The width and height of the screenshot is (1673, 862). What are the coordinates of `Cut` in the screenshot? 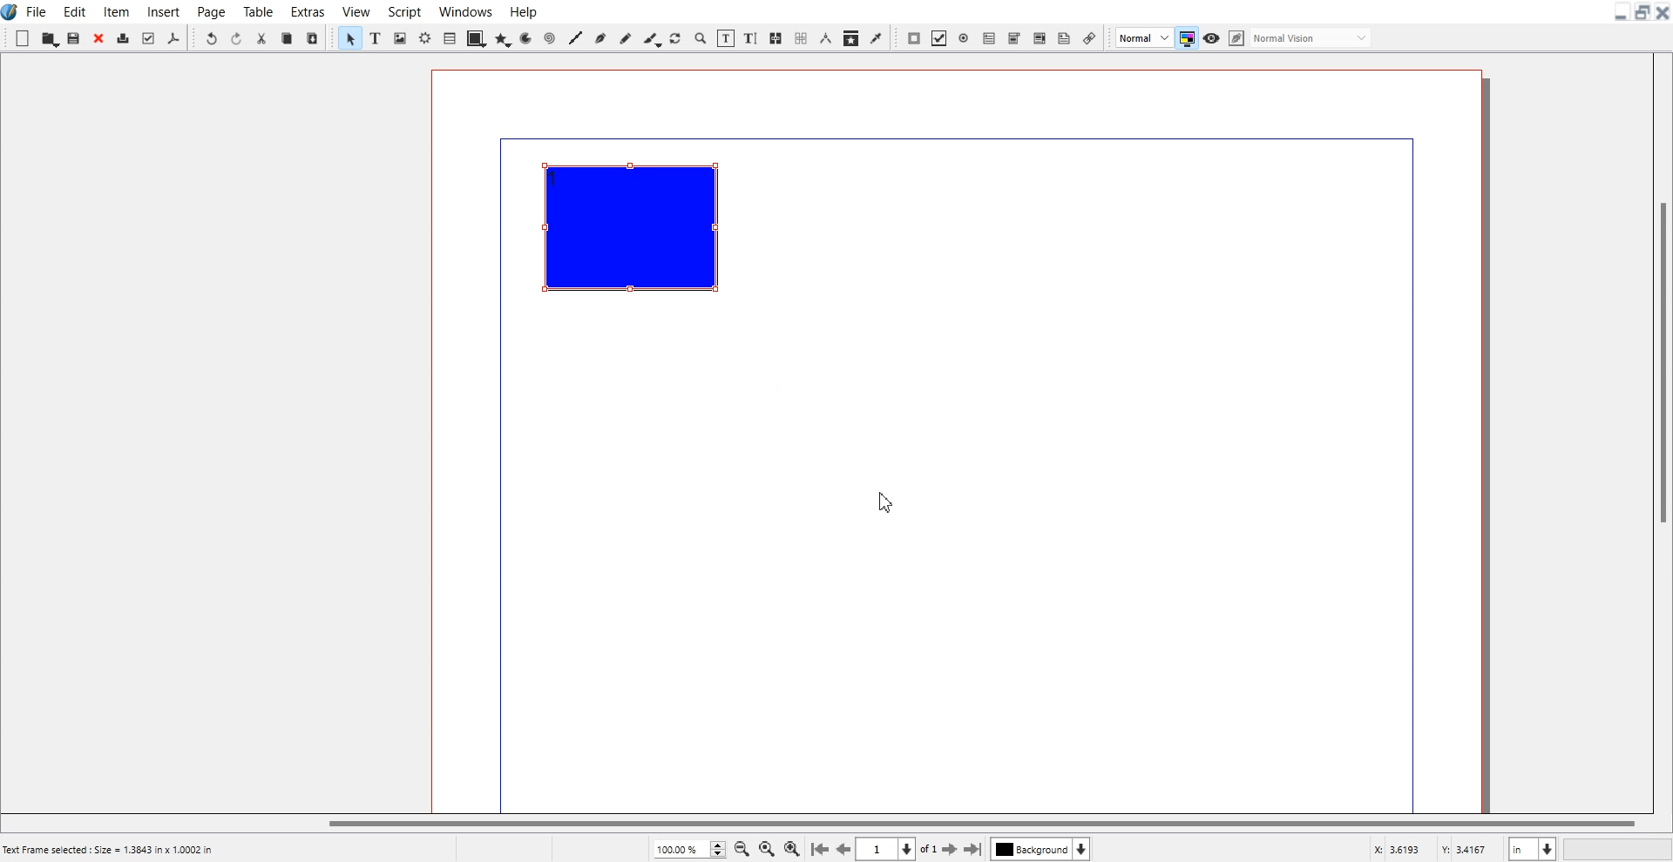 It's located at (262, 37).